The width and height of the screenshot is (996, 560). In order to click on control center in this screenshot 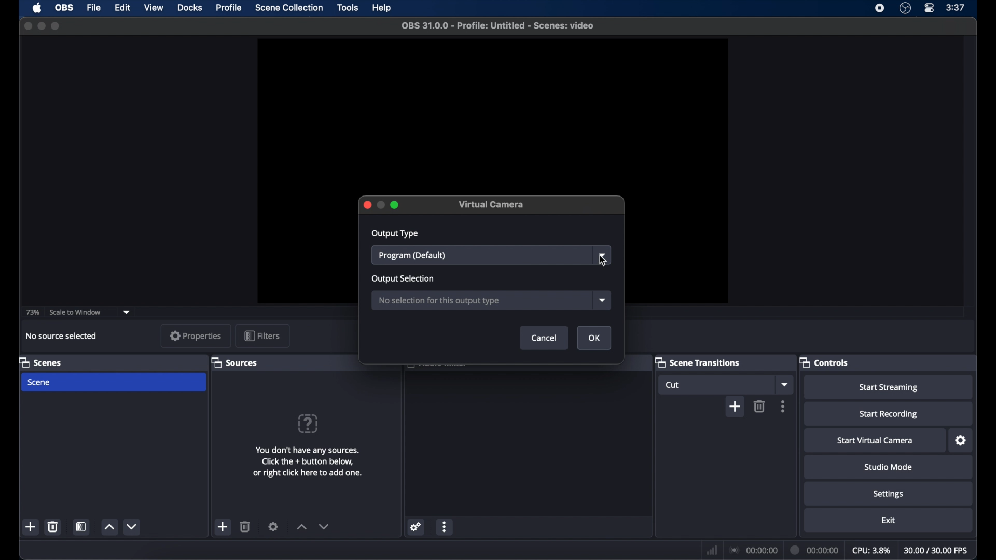, I will do `click(929, 8)`.